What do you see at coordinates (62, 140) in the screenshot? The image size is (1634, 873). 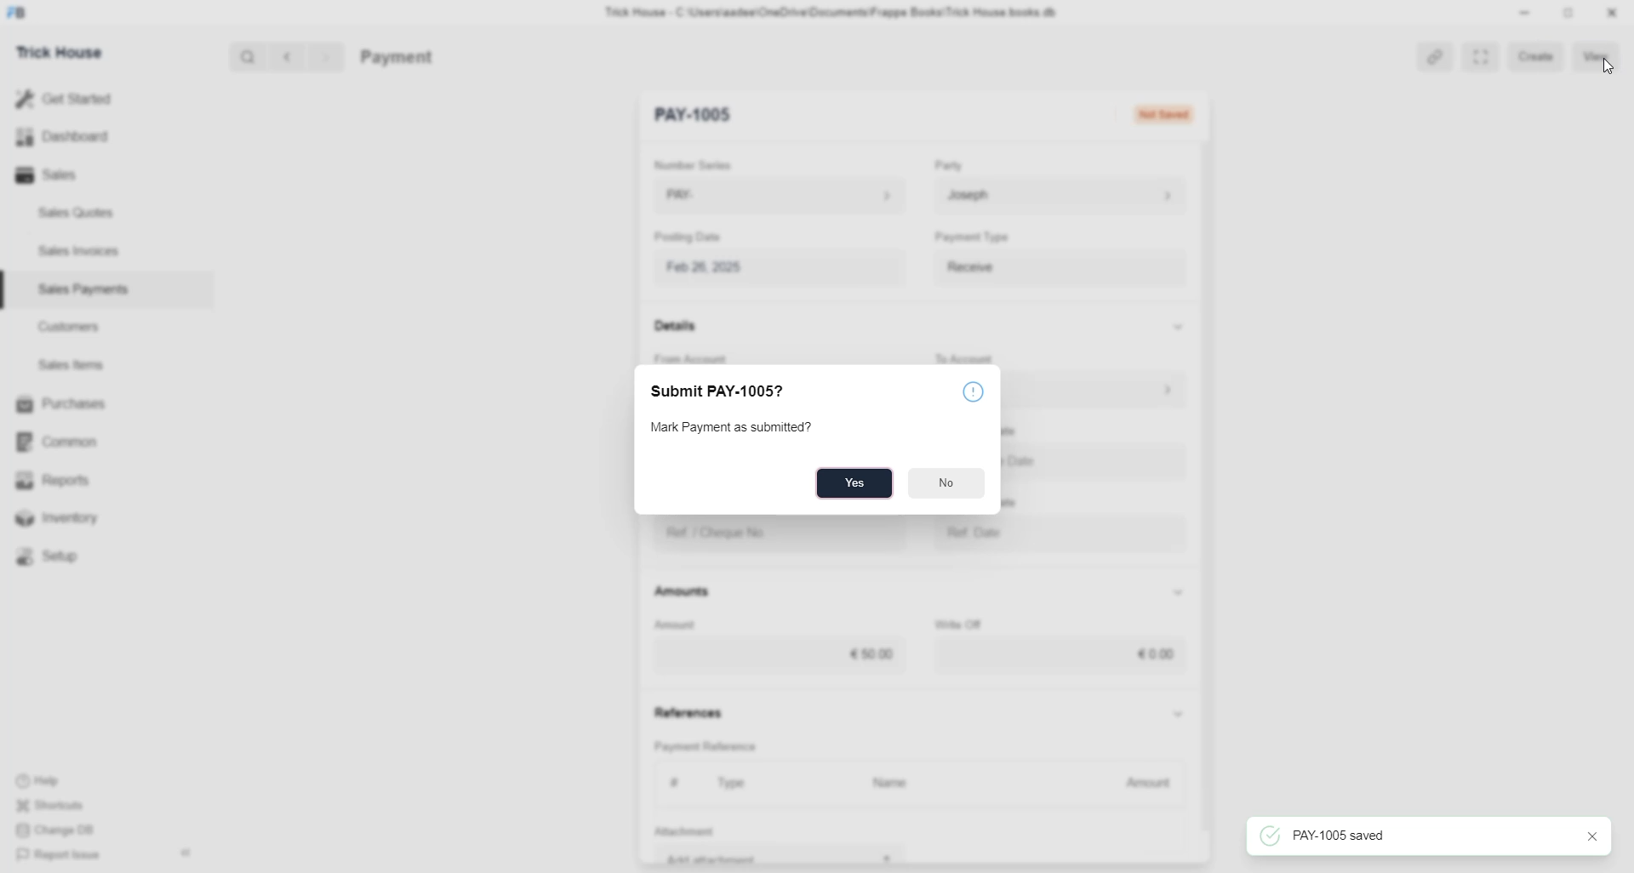 I see `Dashboard` at bounding box center [62, 140].